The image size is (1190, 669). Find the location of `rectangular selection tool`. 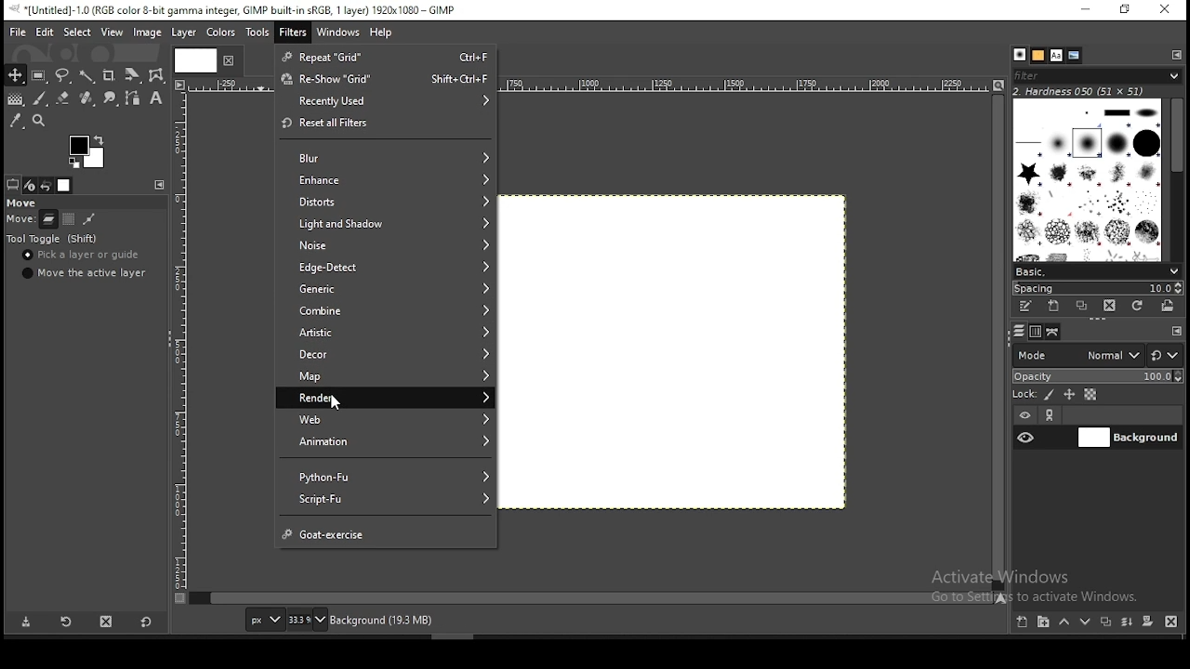

rectangular selection tool is located at coordinates (40, 76).